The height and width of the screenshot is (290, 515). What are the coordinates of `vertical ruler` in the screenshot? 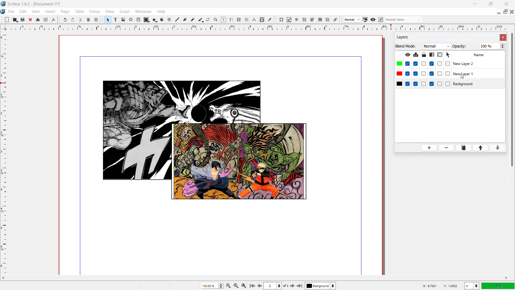 It's located at (4, 153).